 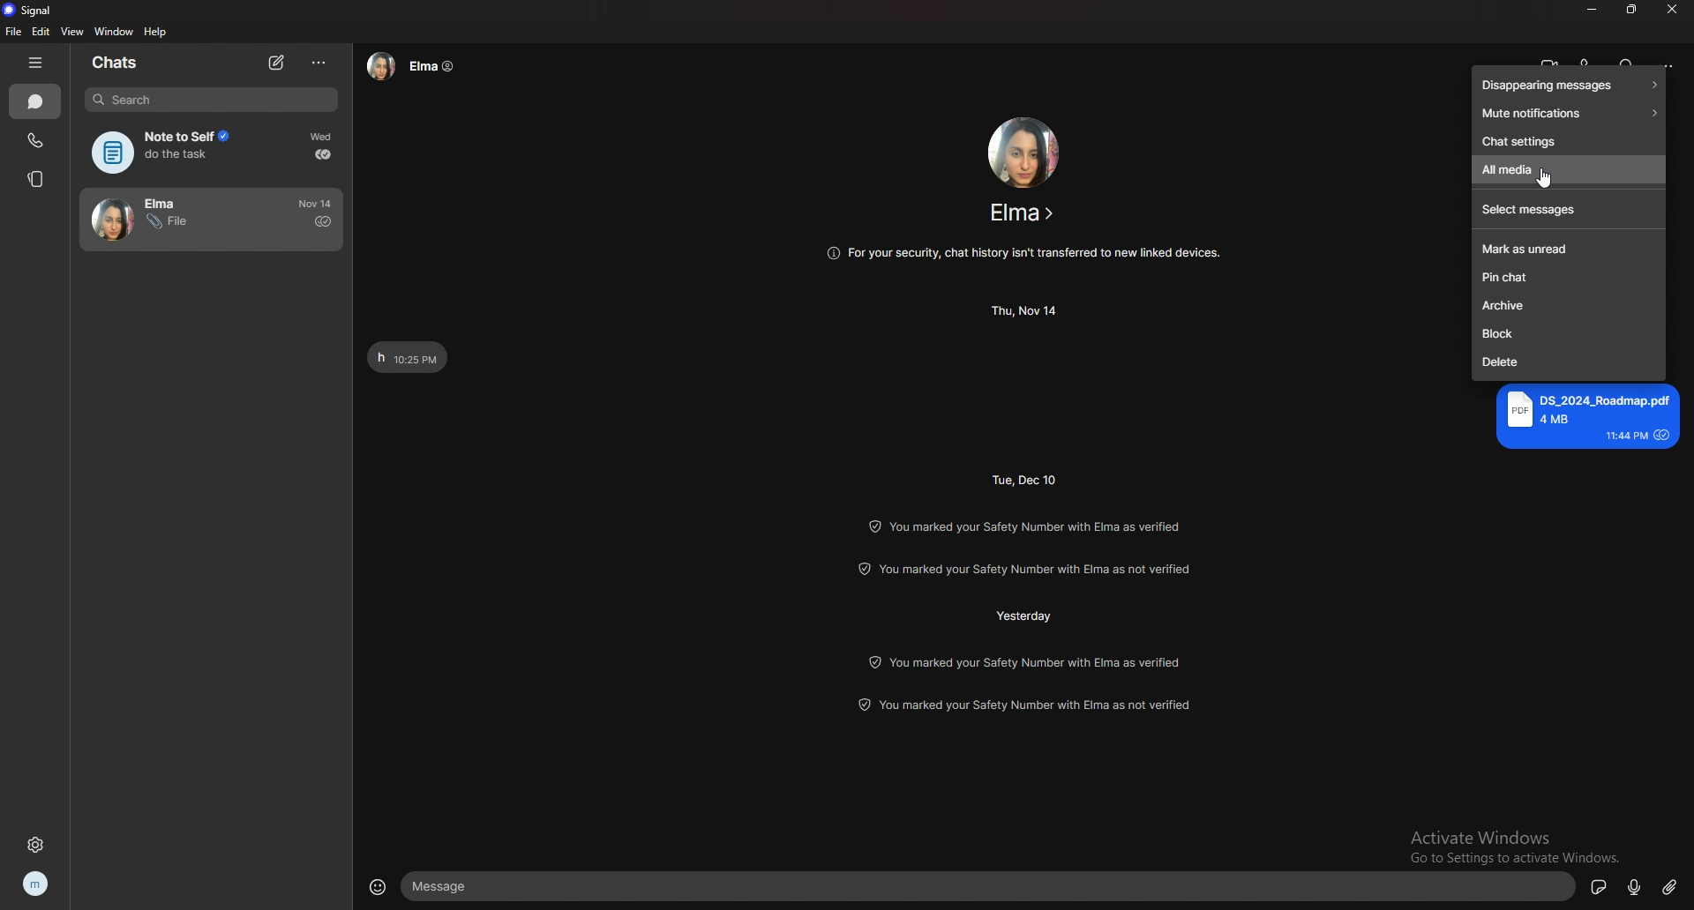 What do you see at coordinates (987, 887) in the screenshot?
I see `text box` at bounding box center [987, 887].